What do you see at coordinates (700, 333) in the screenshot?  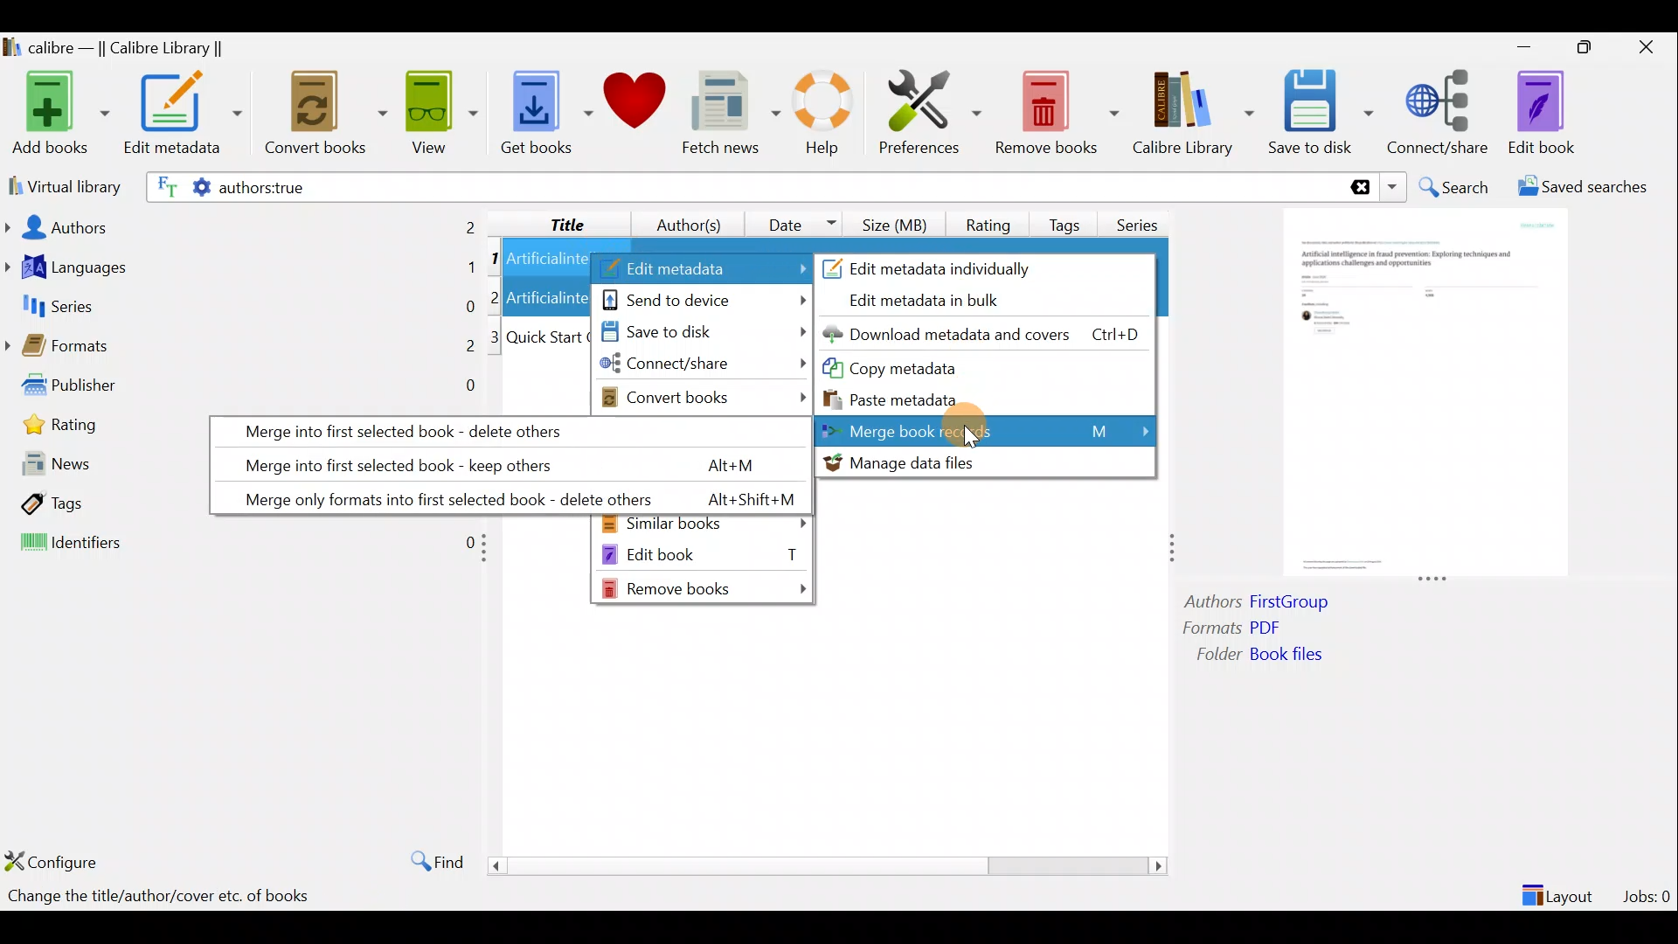 I see `Save to disk` at bounding box center [700, 333].